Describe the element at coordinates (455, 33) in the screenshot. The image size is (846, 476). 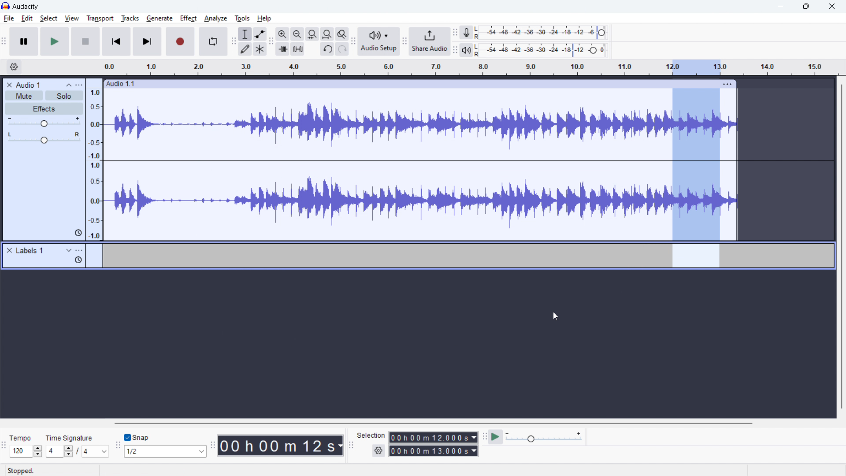
I see `recording meter toolbar` at that location.